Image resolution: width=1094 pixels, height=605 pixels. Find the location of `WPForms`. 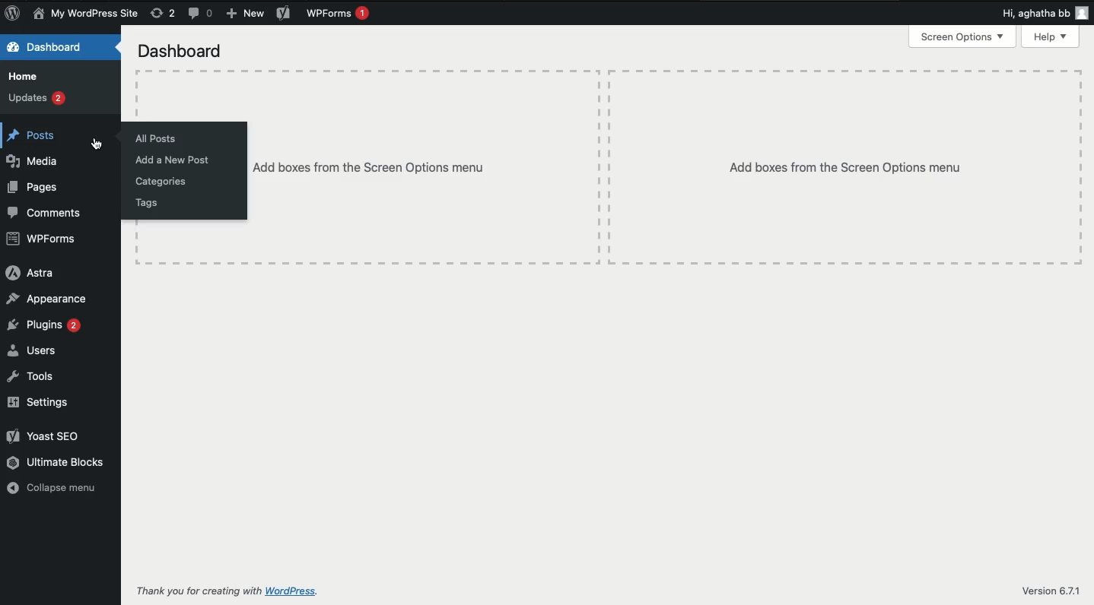

WPForms is located at coordinates (43, 239).